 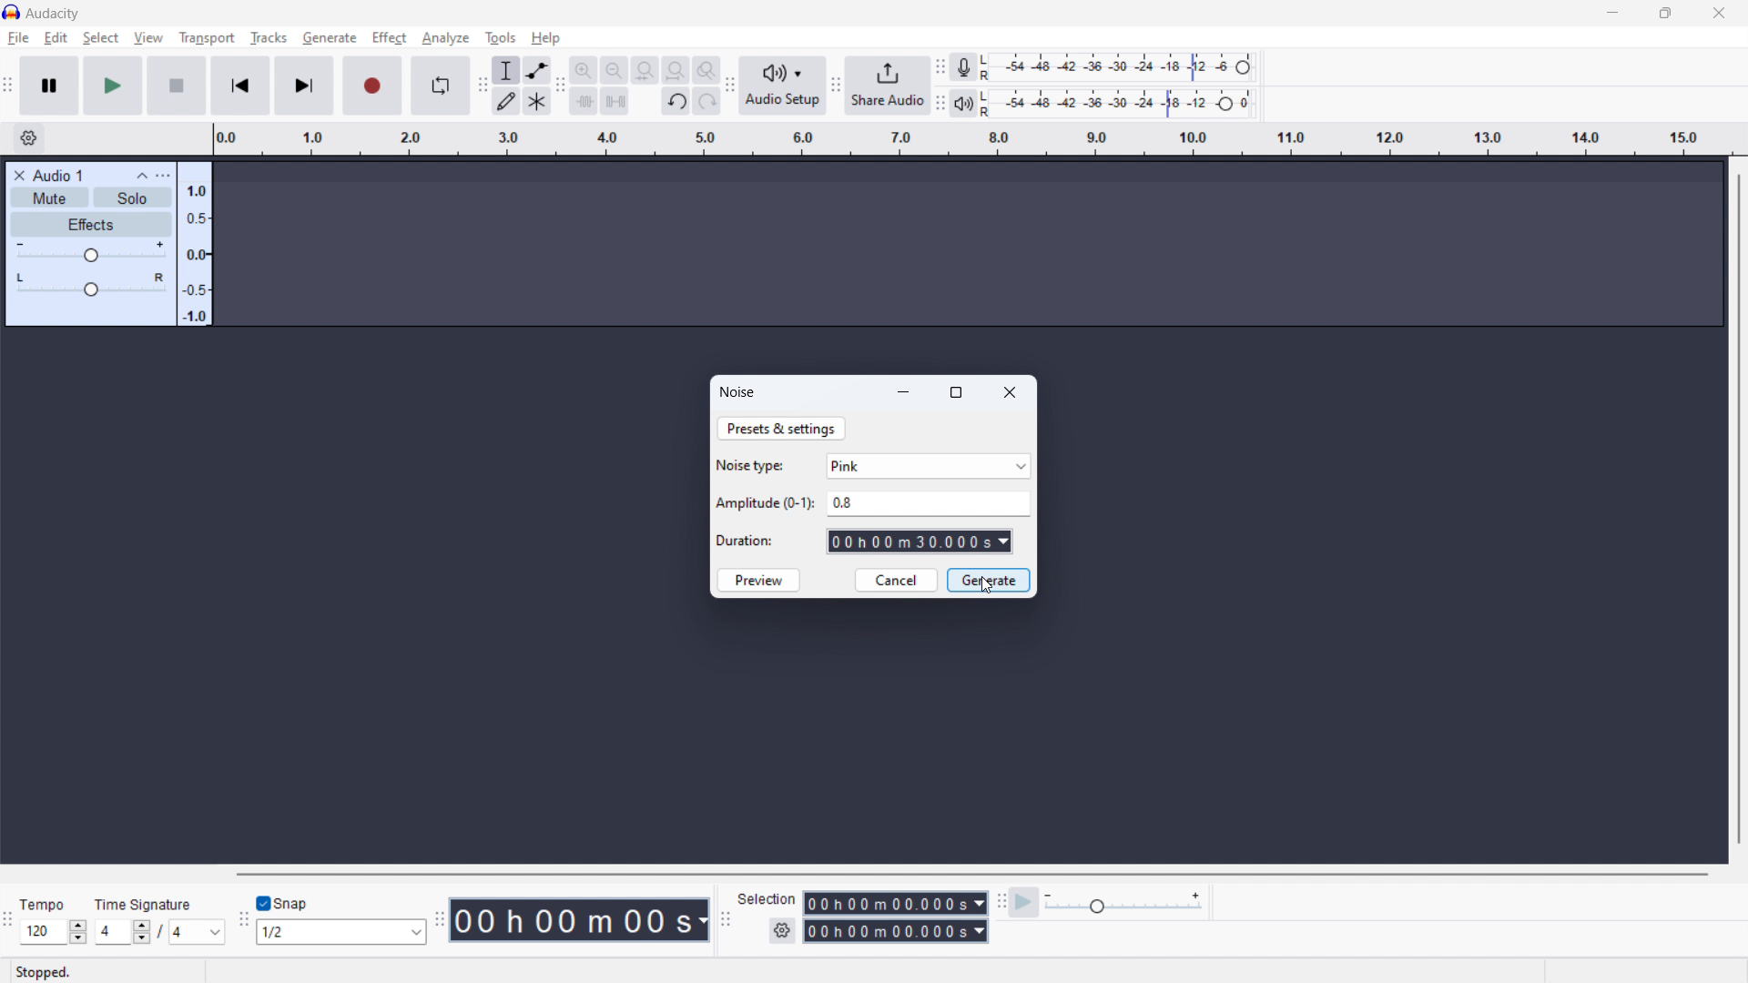 I want to click on trim audio outside selction, so click(x=584, y=100).